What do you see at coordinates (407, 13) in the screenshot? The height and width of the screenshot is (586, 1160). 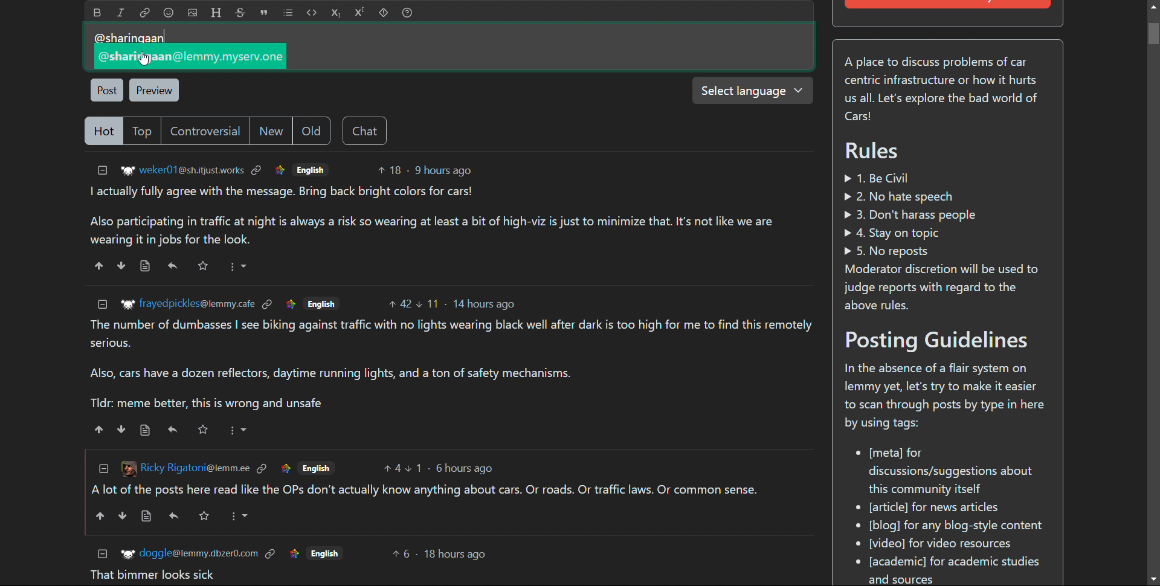 I see `help` at bounding box center [407, 13].